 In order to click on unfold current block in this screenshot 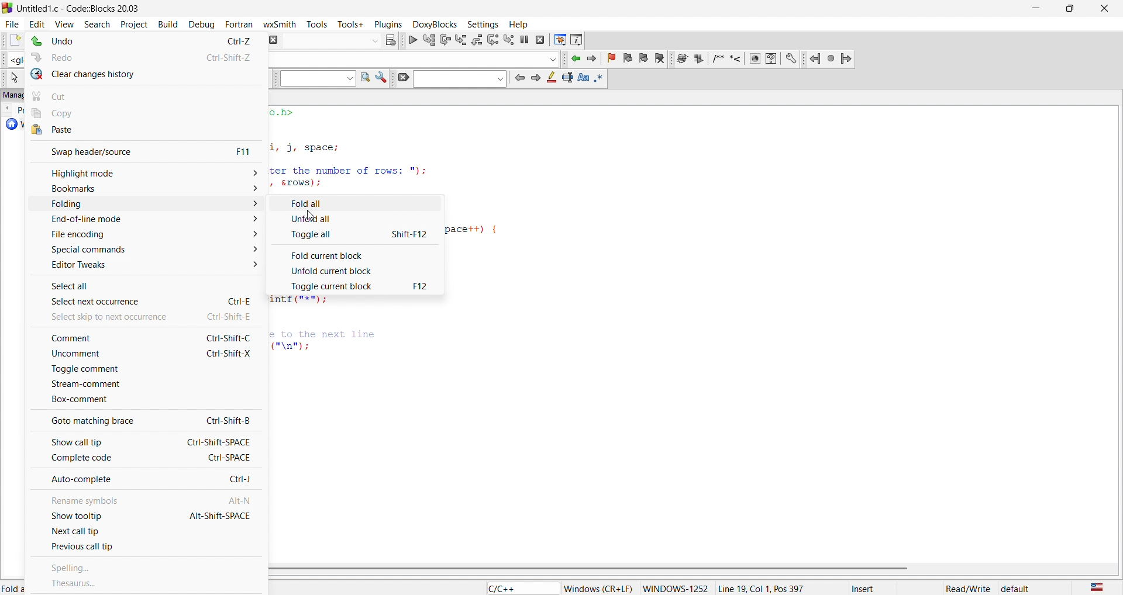, I will do `click(357, 270)`.